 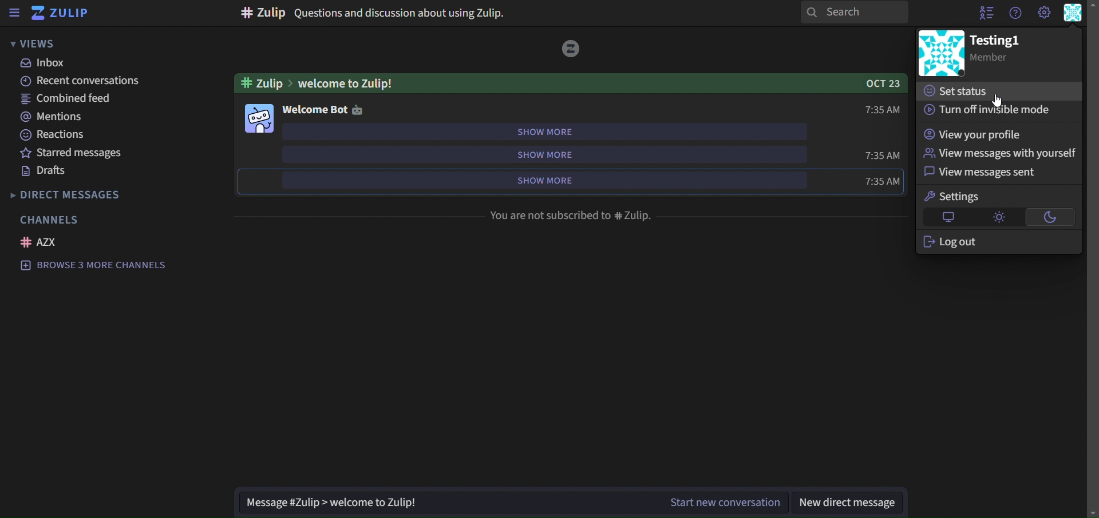 What do you see at coordinates (373, 13) in the screenshot?
I see `Question and discussion about using Zulip.` at bounding box center [373, 13].